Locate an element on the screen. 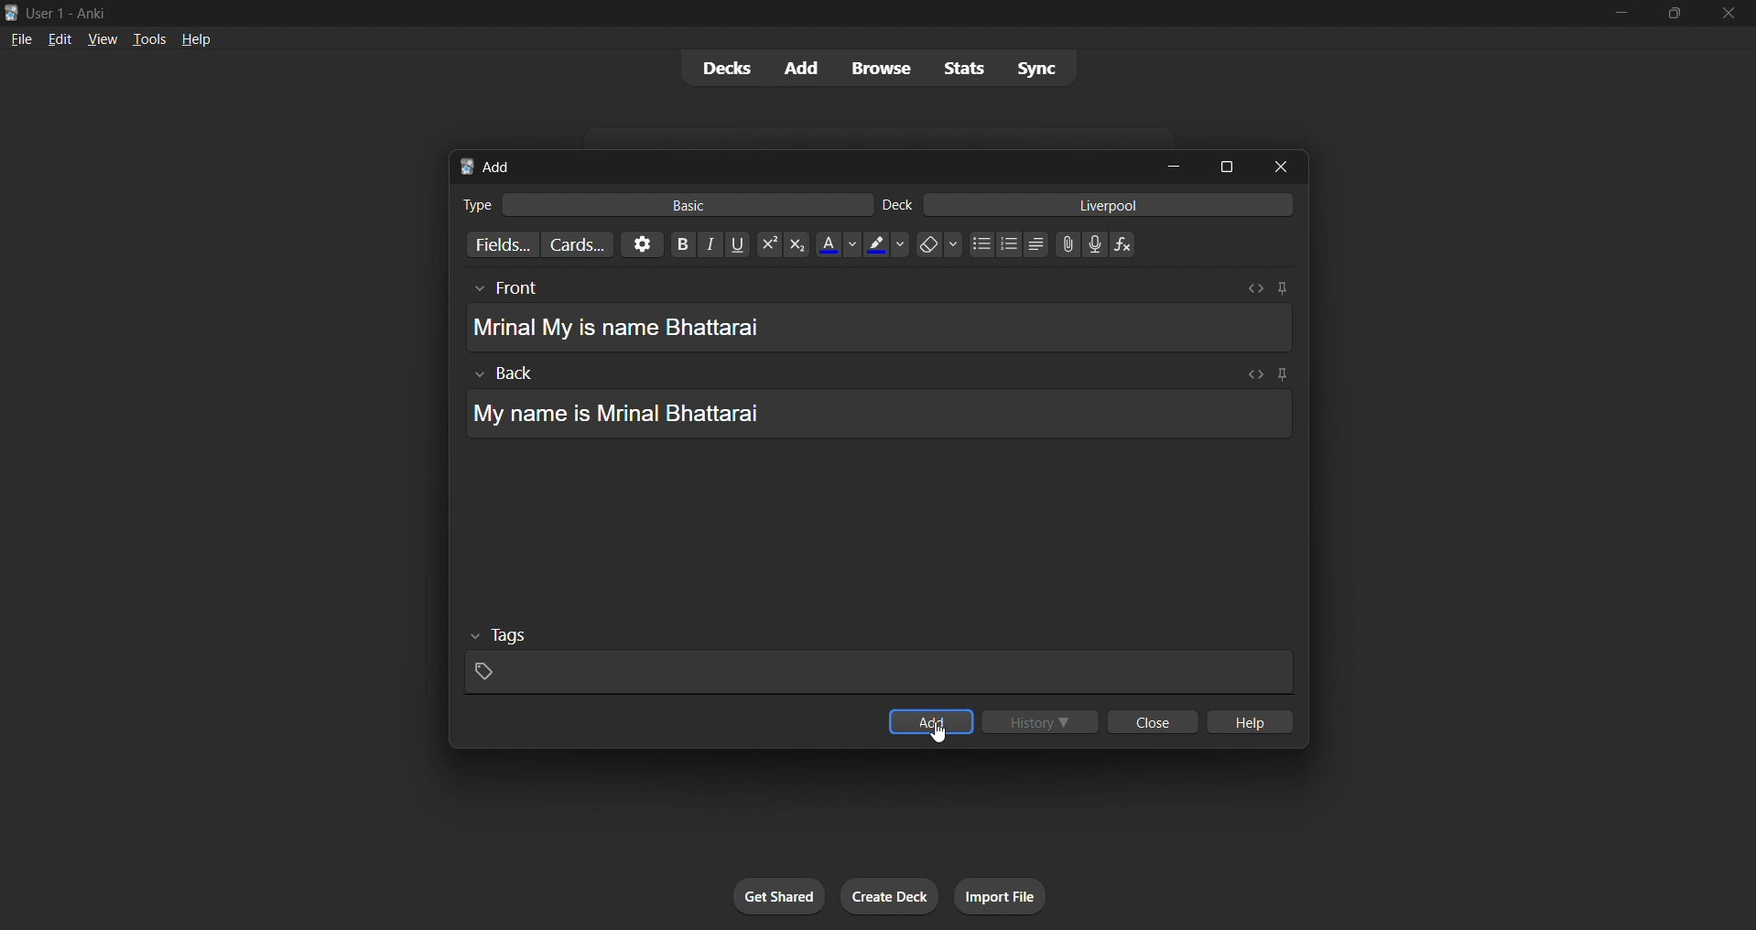 This screenshot has height=930, width=1756. liverpool deck input filed is located at coordinates (1088, 204).